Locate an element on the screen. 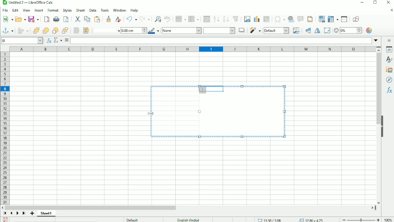  Flip vertically is located at coordinates (307, 31).